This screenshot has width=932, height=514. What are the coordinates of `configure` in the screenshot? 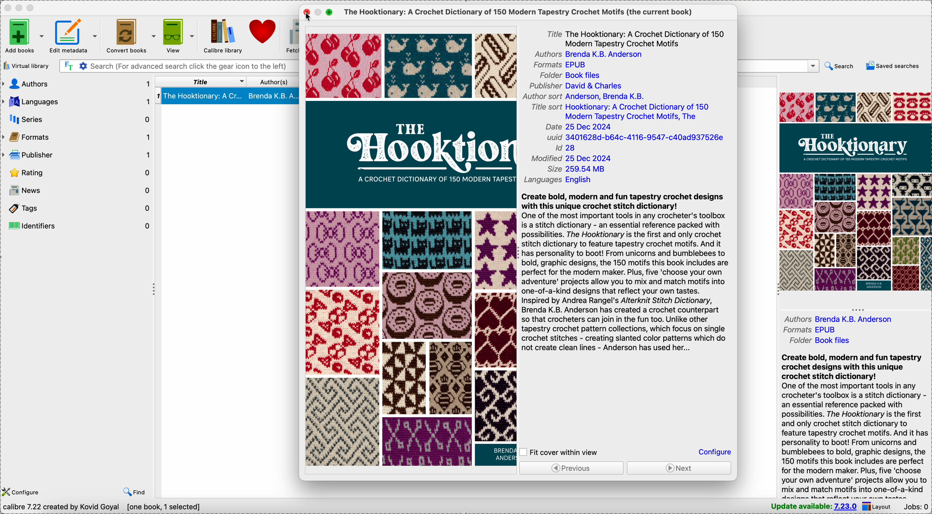 It's located at (713, 451).